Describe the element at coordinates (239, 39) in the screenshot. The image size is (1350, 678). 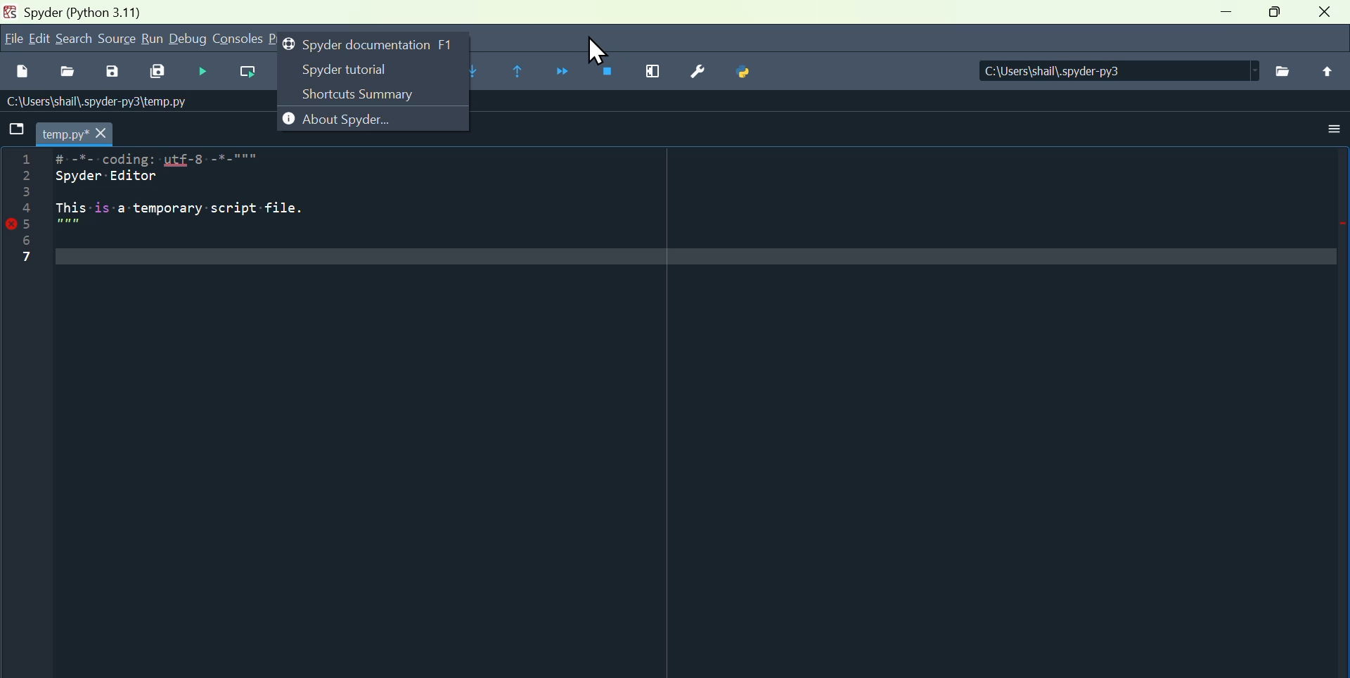
I see `Consoles` at that location.